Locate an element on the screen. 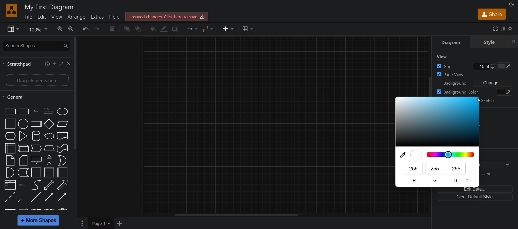 The image size is (518, 229). zoom out is located at coordinates (71, 30).